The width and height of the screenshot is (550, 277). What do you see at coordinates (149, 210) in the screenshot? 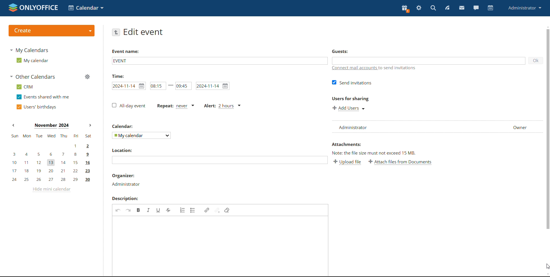
I see `italic` at bounding box center [149, 210].